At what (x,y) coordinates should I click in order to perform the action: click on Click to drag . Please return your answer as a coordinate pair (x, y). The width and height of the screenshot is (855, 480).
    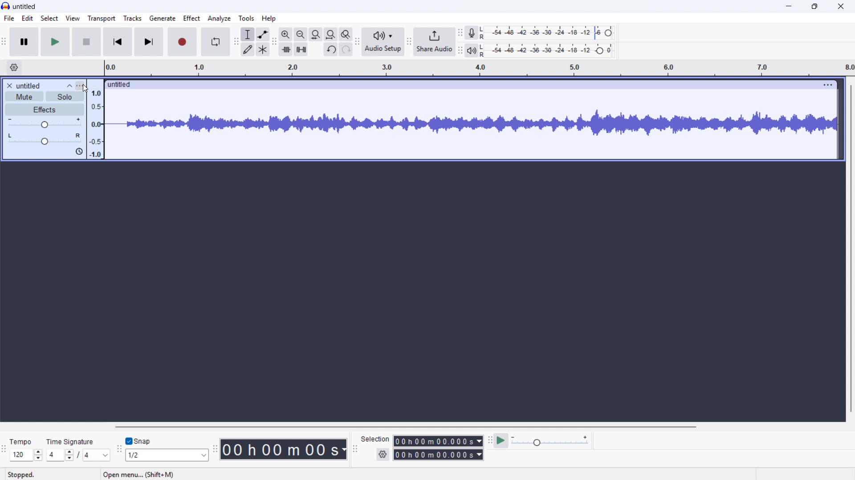
    Looking at the image, I should click on (461, 85).